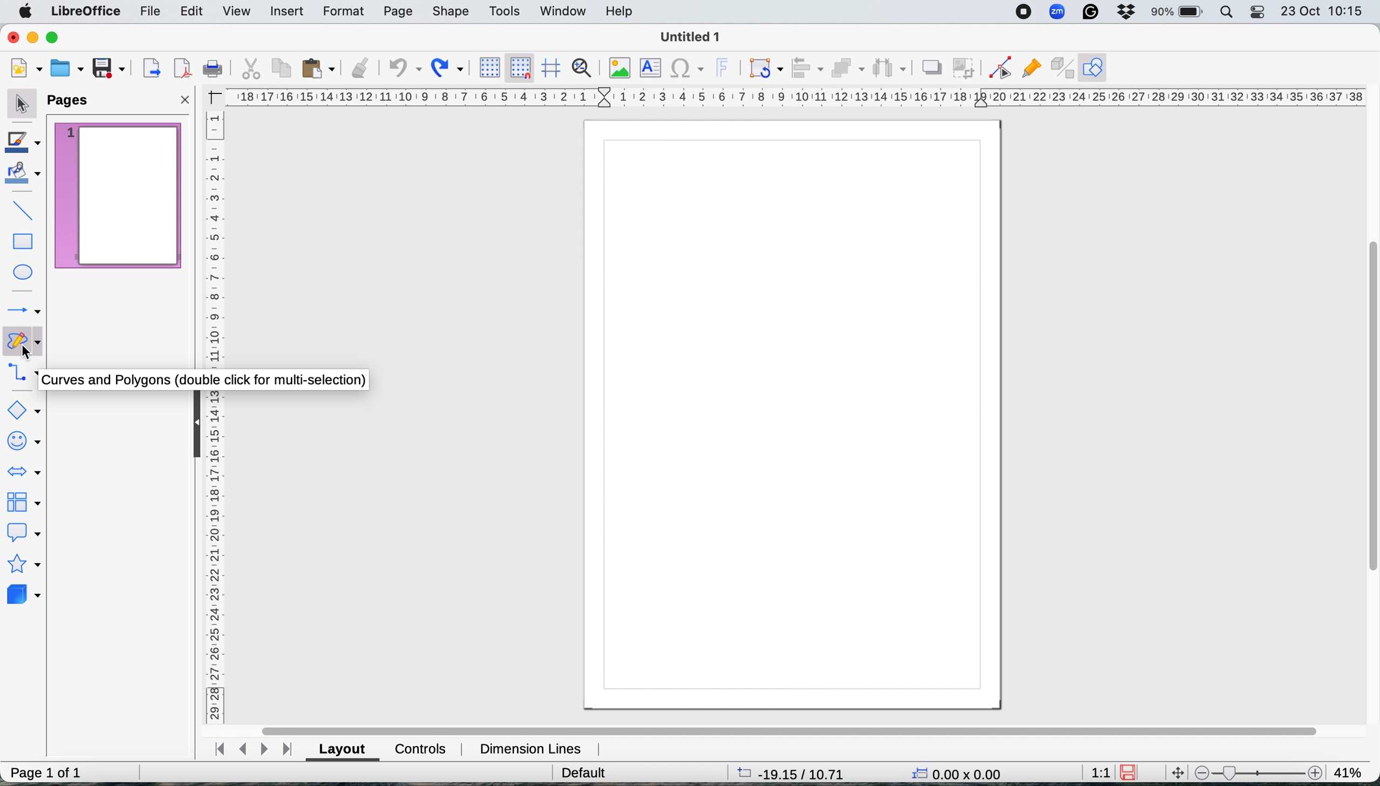 The image size is (1380, 786). Describe the element at coordinates (583, 771) in the screenshot. I see `default` at that location.